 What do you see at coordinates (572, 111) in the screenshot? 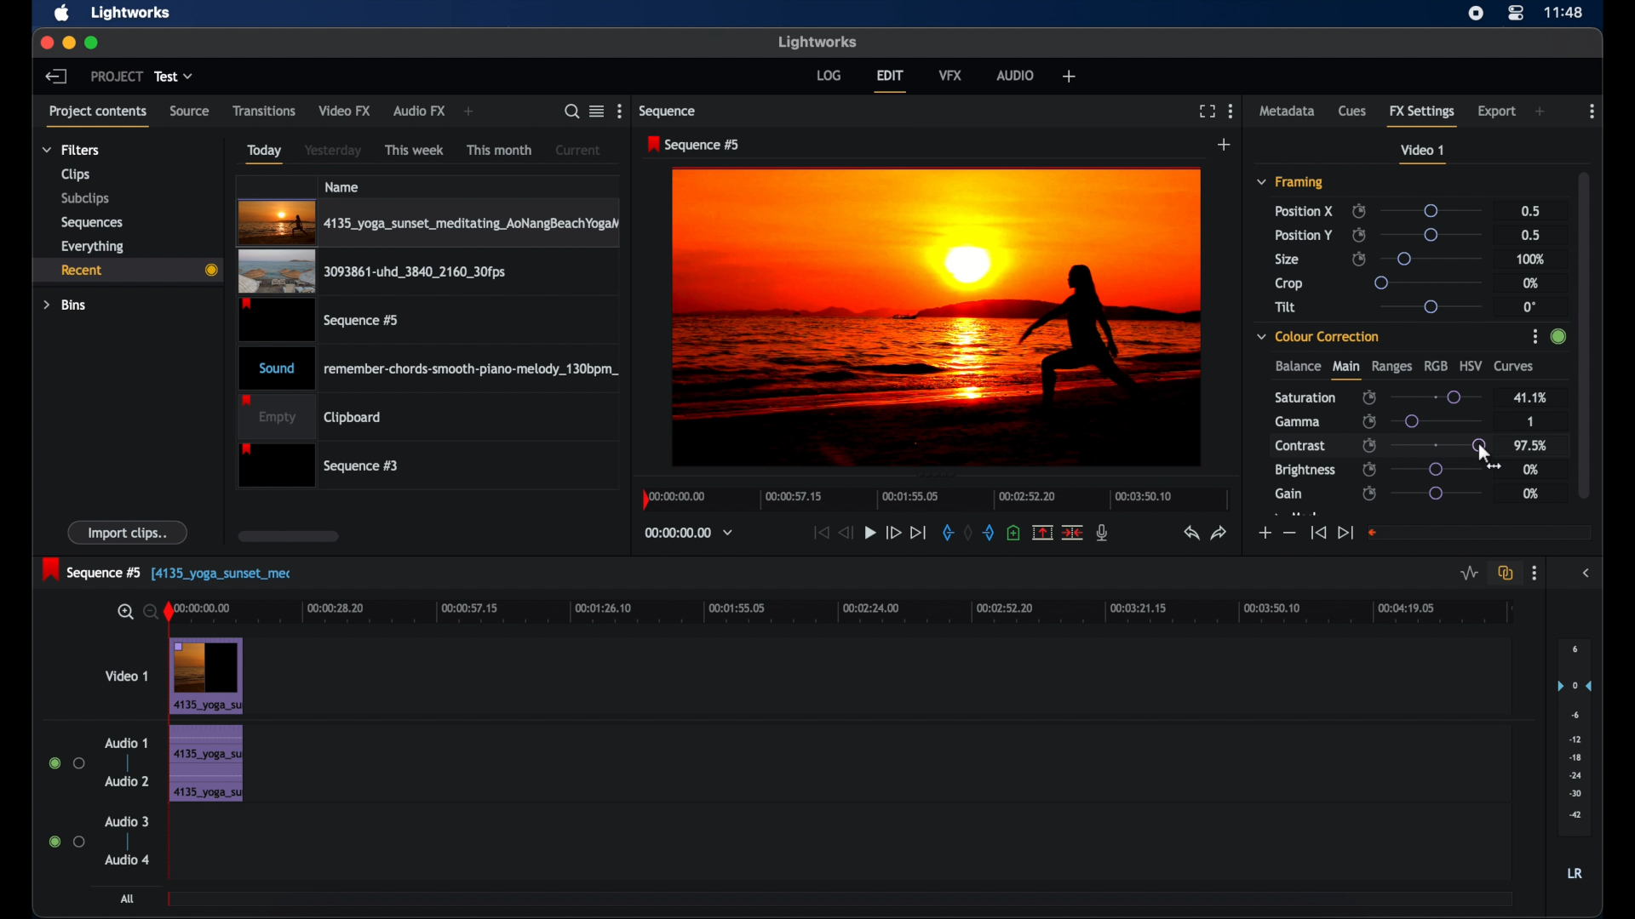
I see `search` at bounding box center [572, 111].